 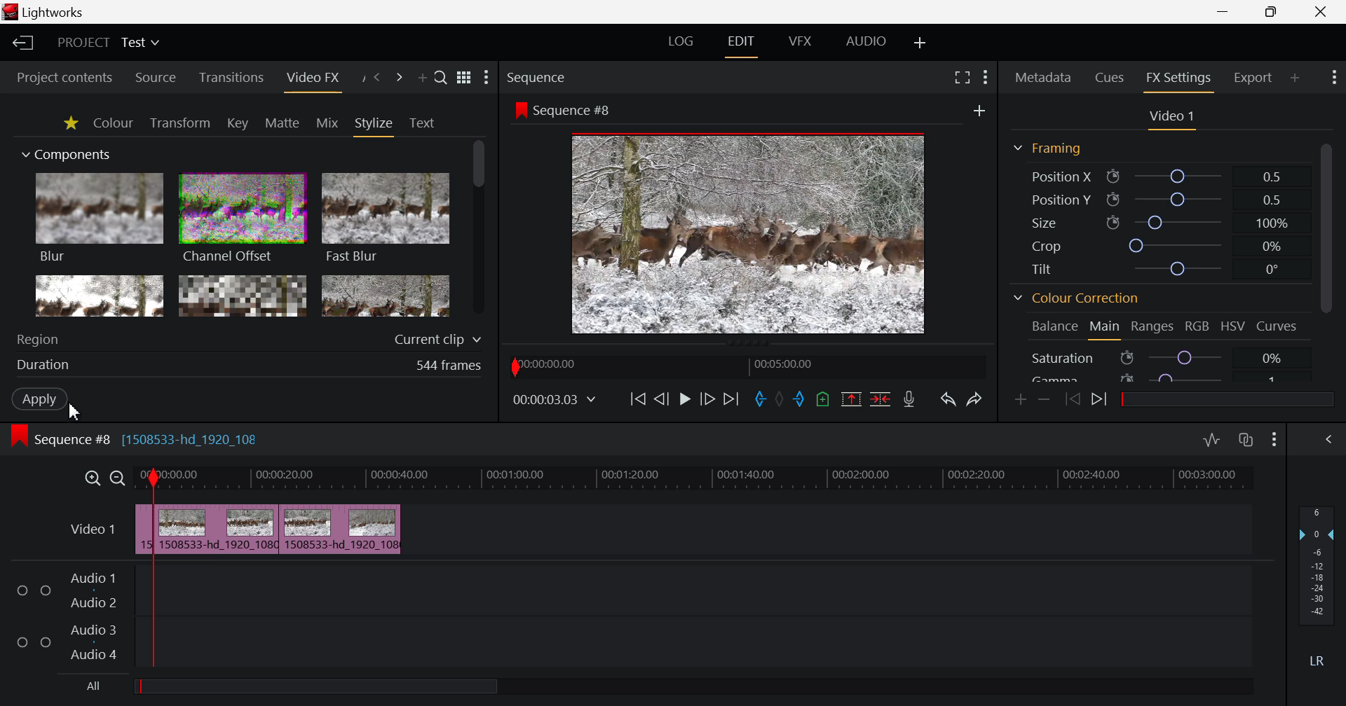 What do you see at coordinates (1021, 401) in the screenshot?
I see `Add keyframe` at bounding box center [1021, 401].